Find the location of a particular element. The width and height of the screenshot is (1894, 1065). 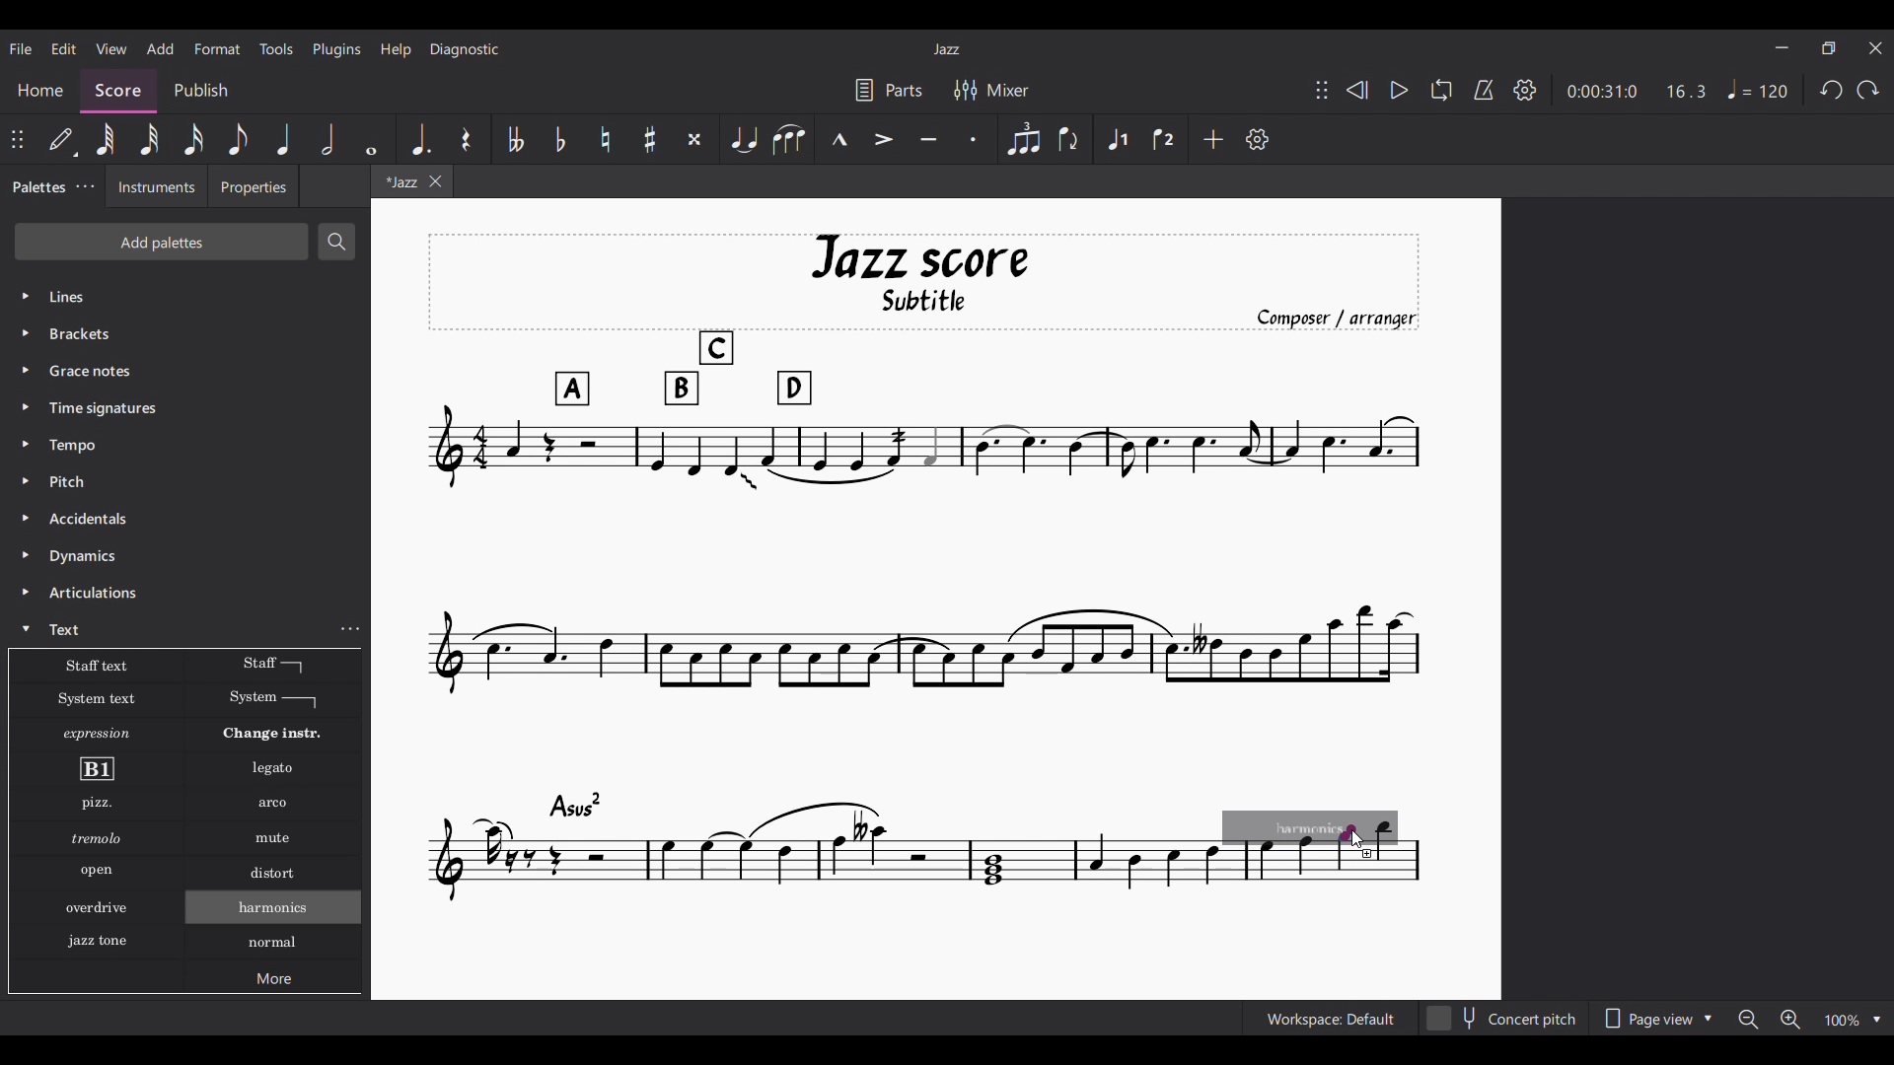

Dynamics is located at coordinates (84, 558).